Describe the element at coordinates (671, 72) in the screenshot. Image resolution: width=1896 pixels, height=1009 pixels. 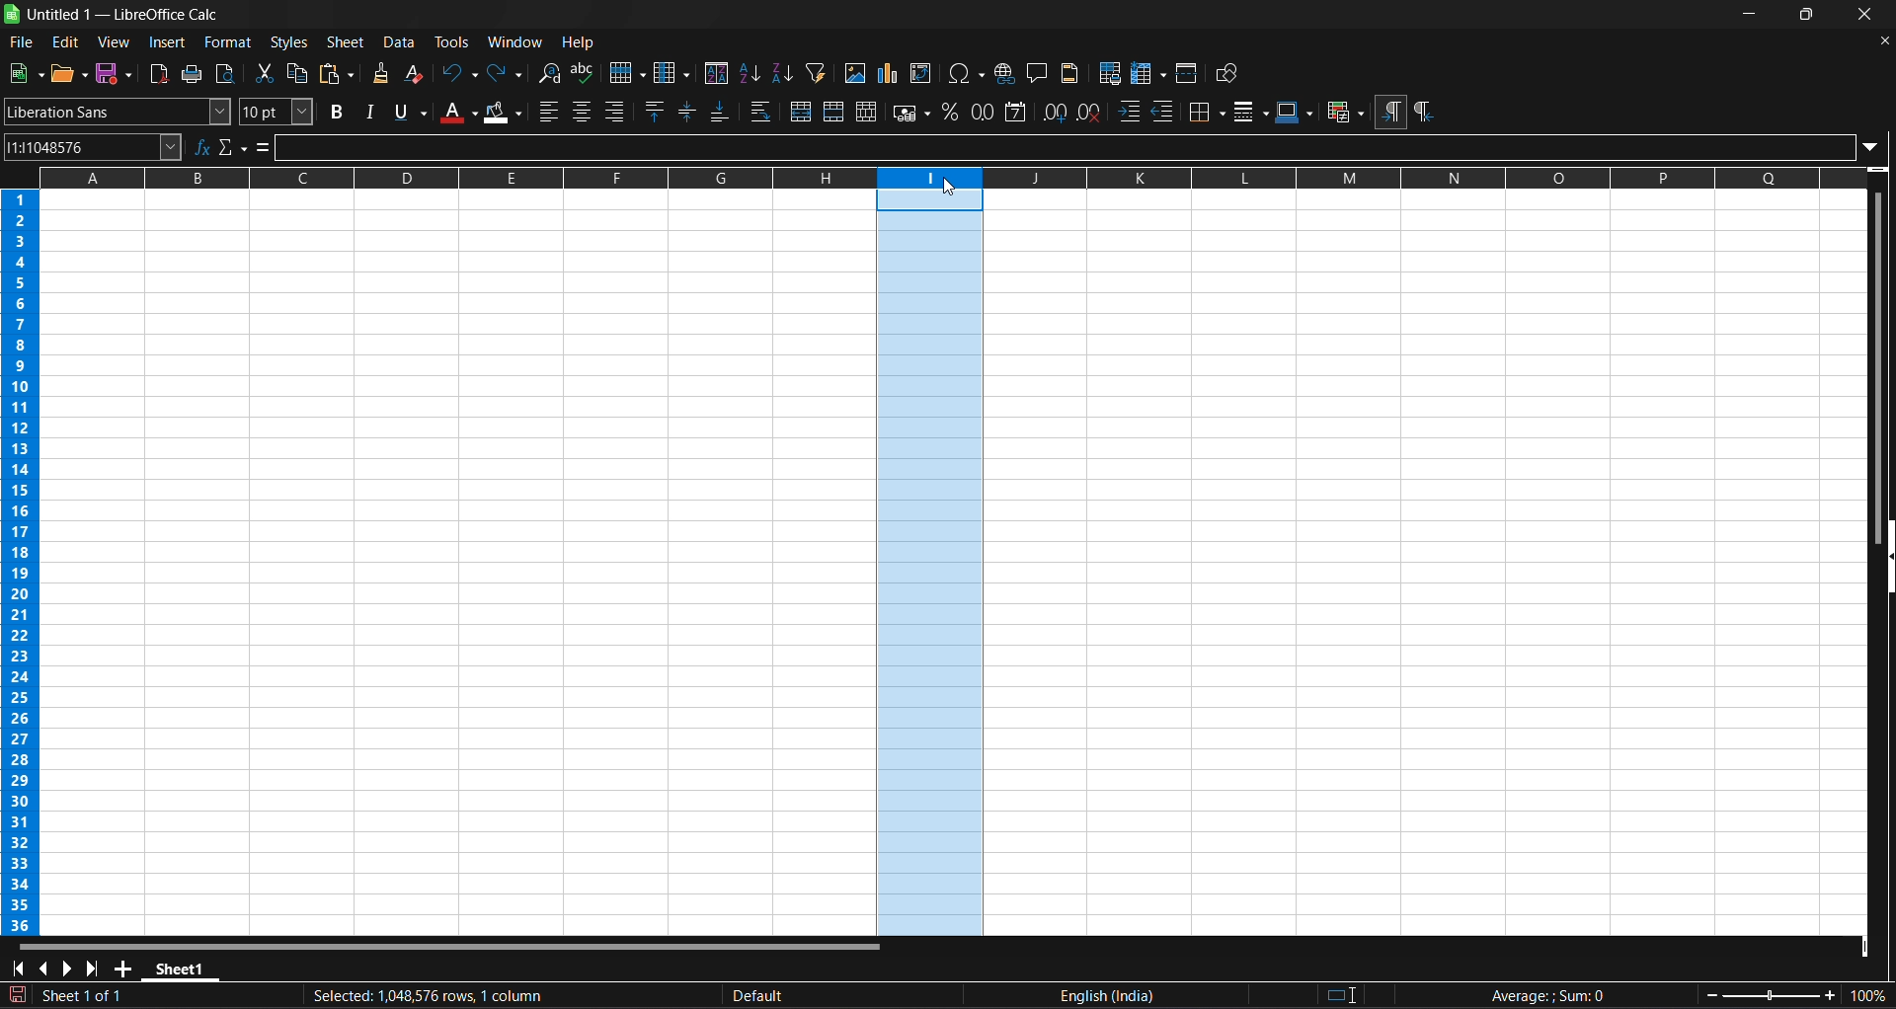
I see `columns` at that location.